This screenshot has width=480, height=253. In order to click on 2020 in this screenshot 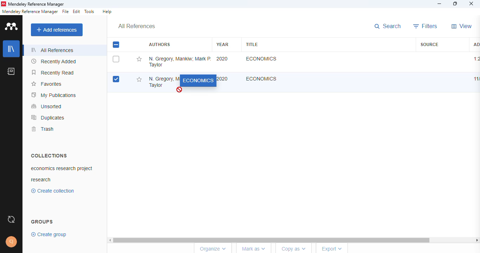, I will do `click(222, 79)`.